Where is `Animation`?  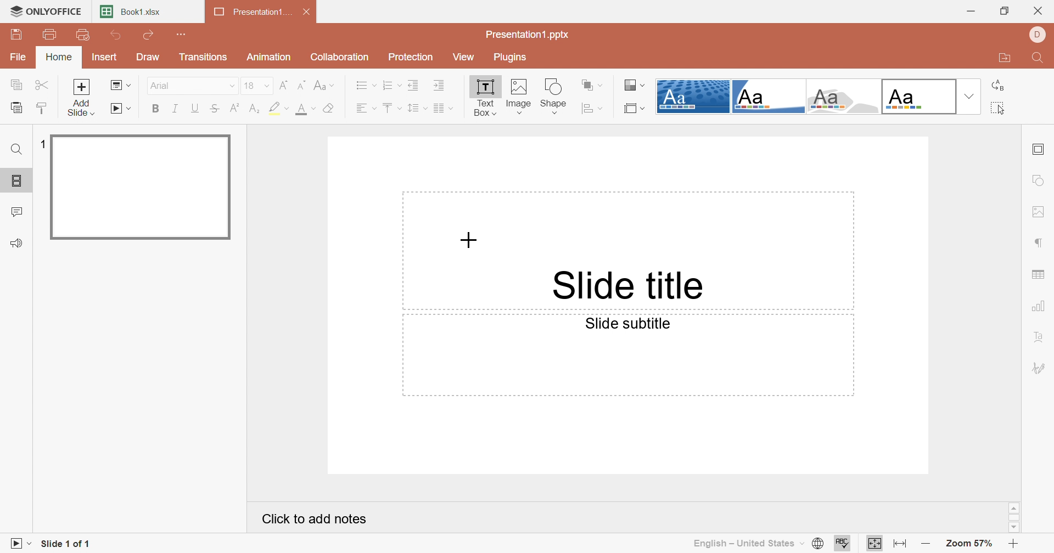
Animation is located at coordinates (271, 57).